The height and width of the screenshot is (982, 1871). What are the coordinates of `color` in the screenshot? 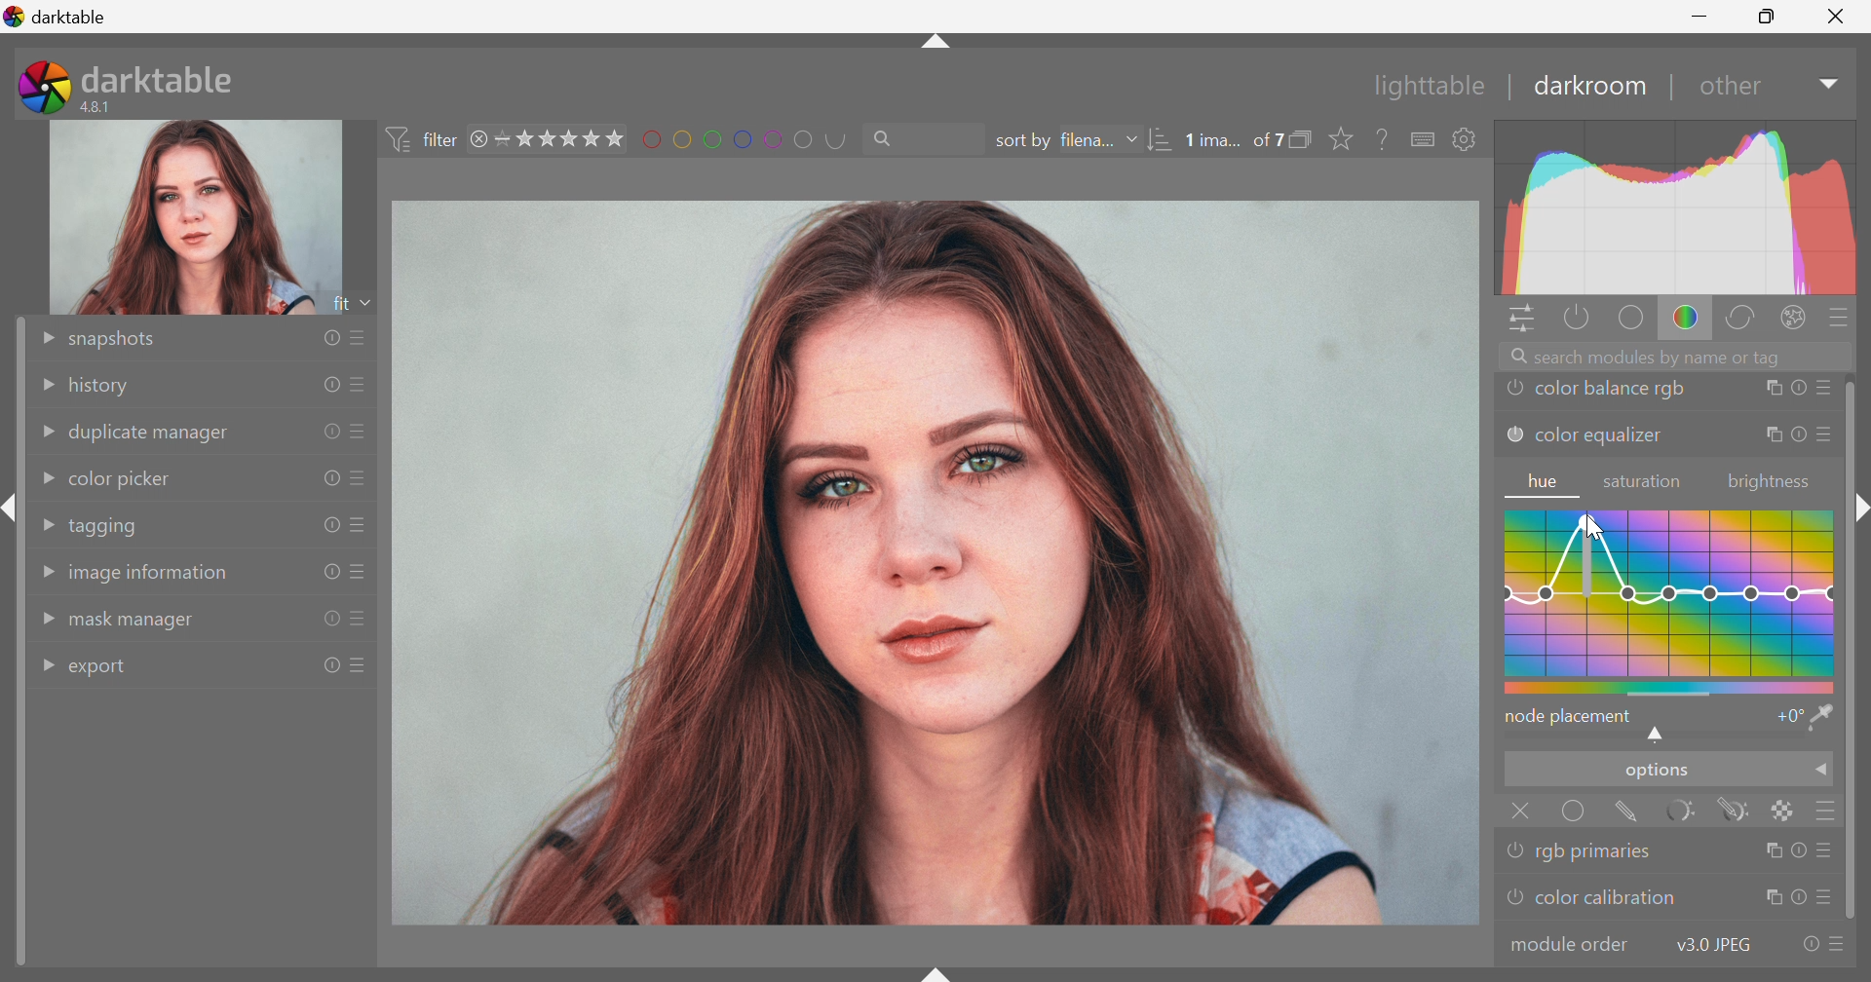 It's located at (1686, 319).